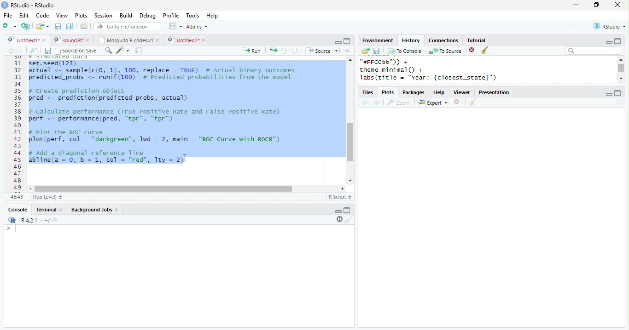  I want to click on scroll up, so click(349, 59).